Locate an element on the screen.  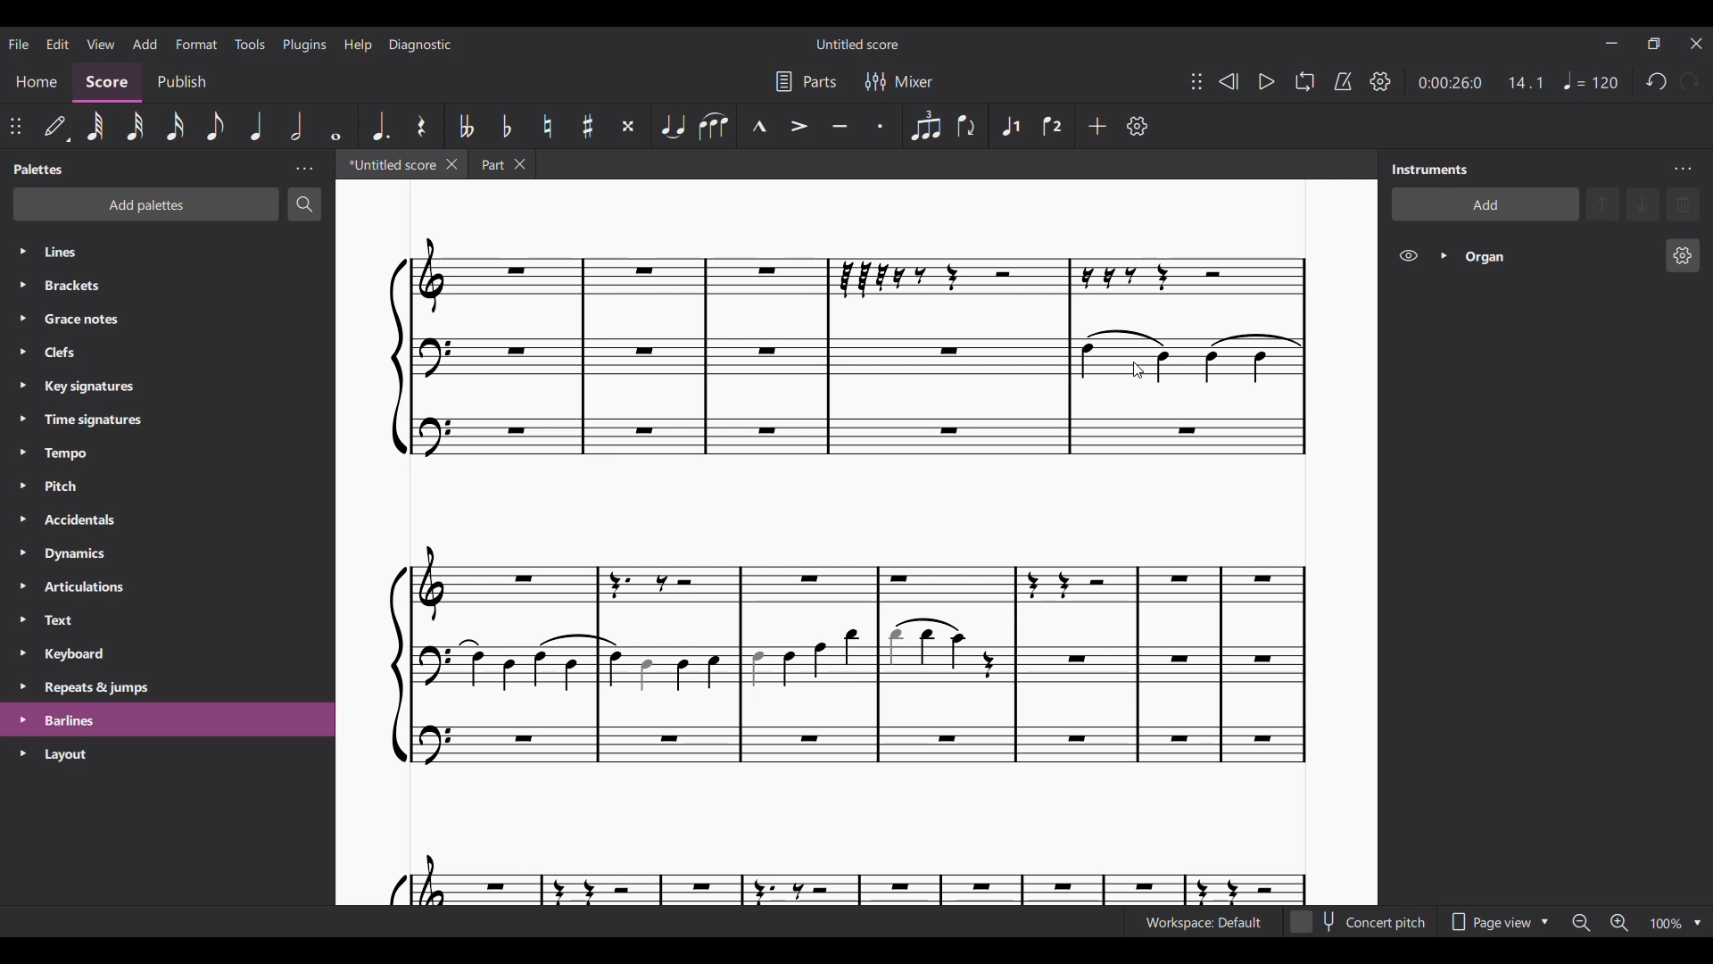
Half note is located at coordinates (298, 127).